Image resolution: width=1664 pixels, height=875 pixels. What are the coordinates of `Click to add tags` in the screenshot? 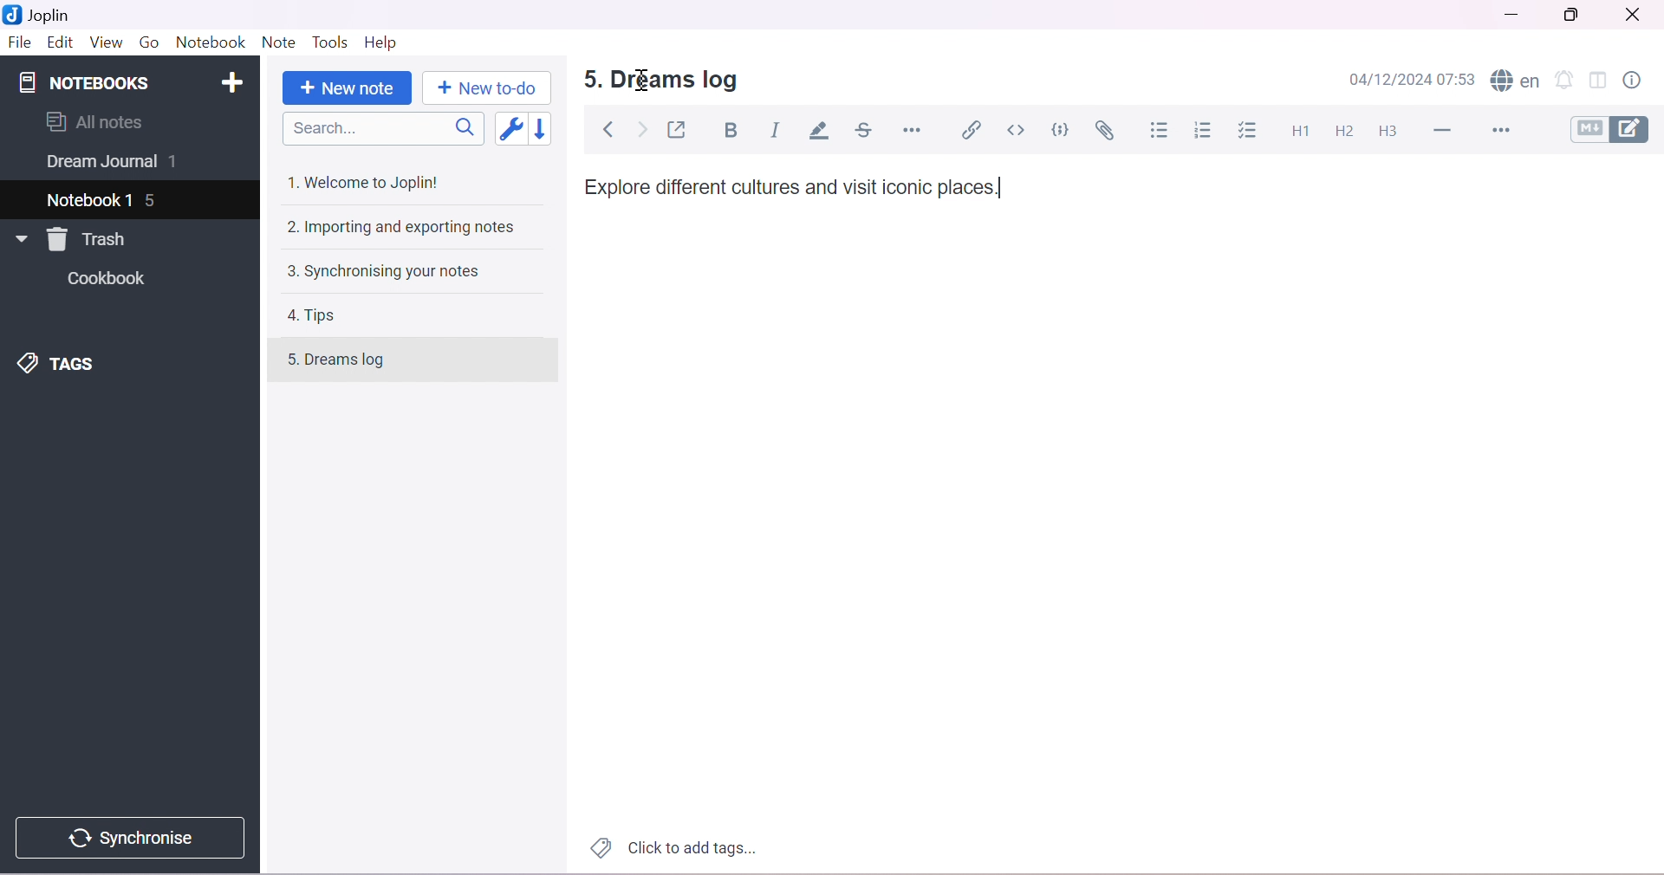 It's located at (670, 849).